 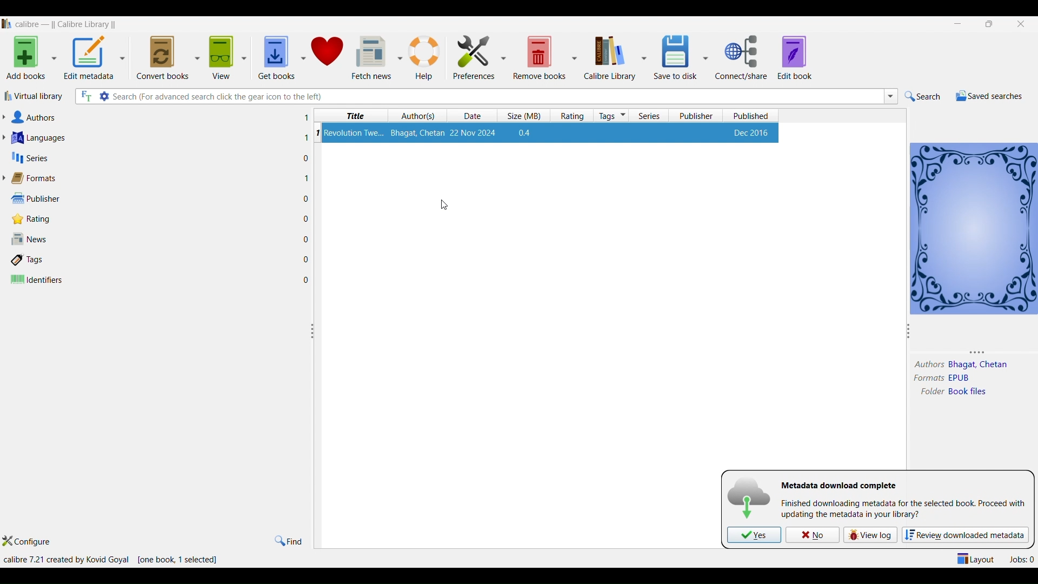 I want to click on calibre library options dropdown button, so click(x=644, y=57).